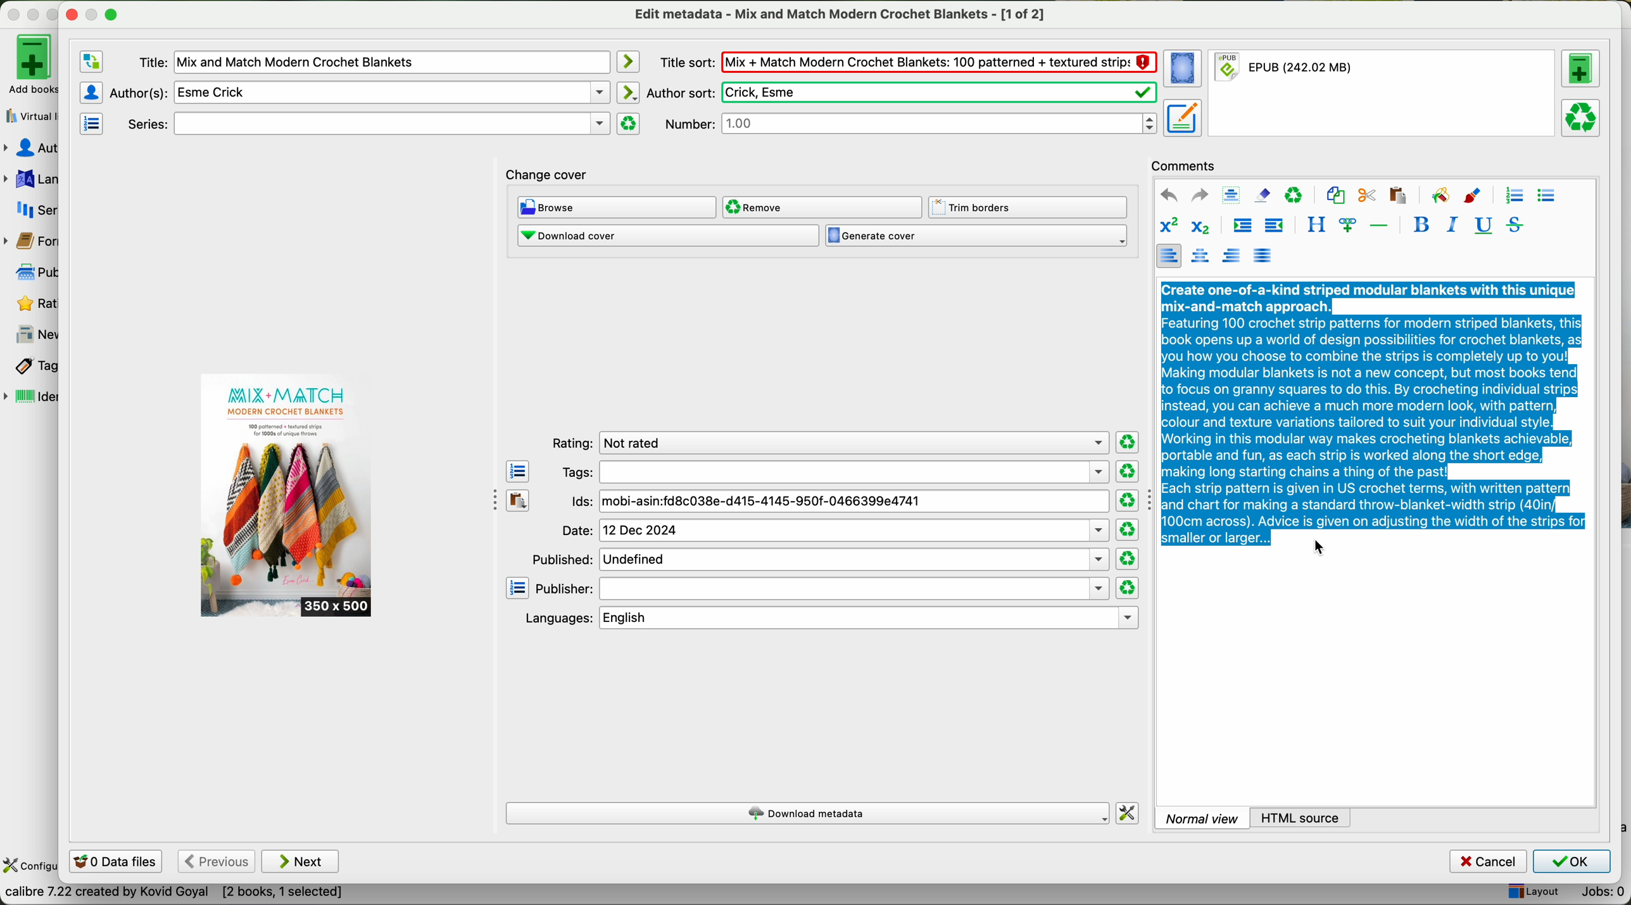 Image resolution: width=1631 pixels, height=905 pixels. What do you see at coordinates (301, 861) in the screenshot?
I see `next` at bounding box center [301, 861].